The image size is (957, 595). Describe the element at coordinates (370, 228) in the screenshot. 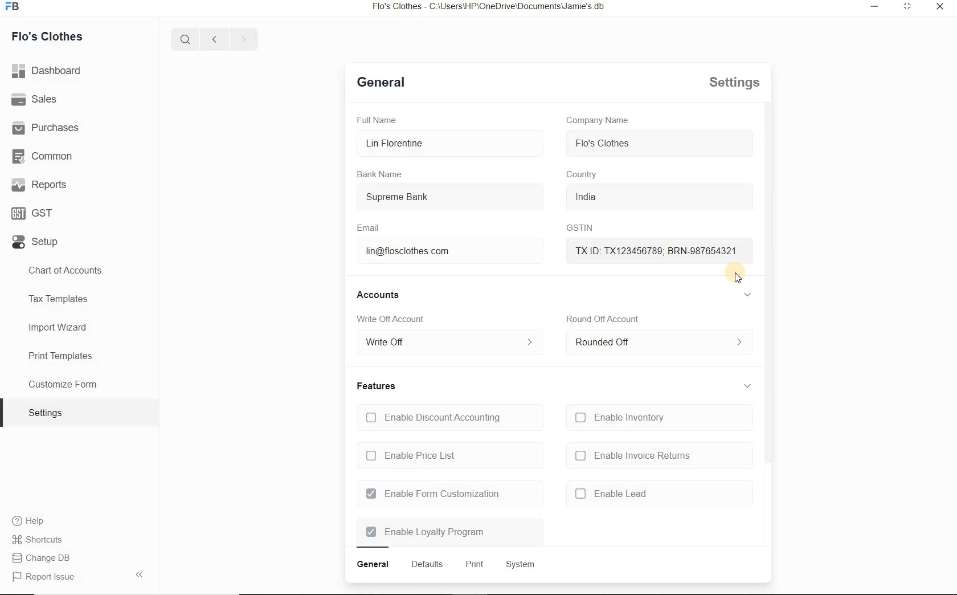

I see `Email` at that location.